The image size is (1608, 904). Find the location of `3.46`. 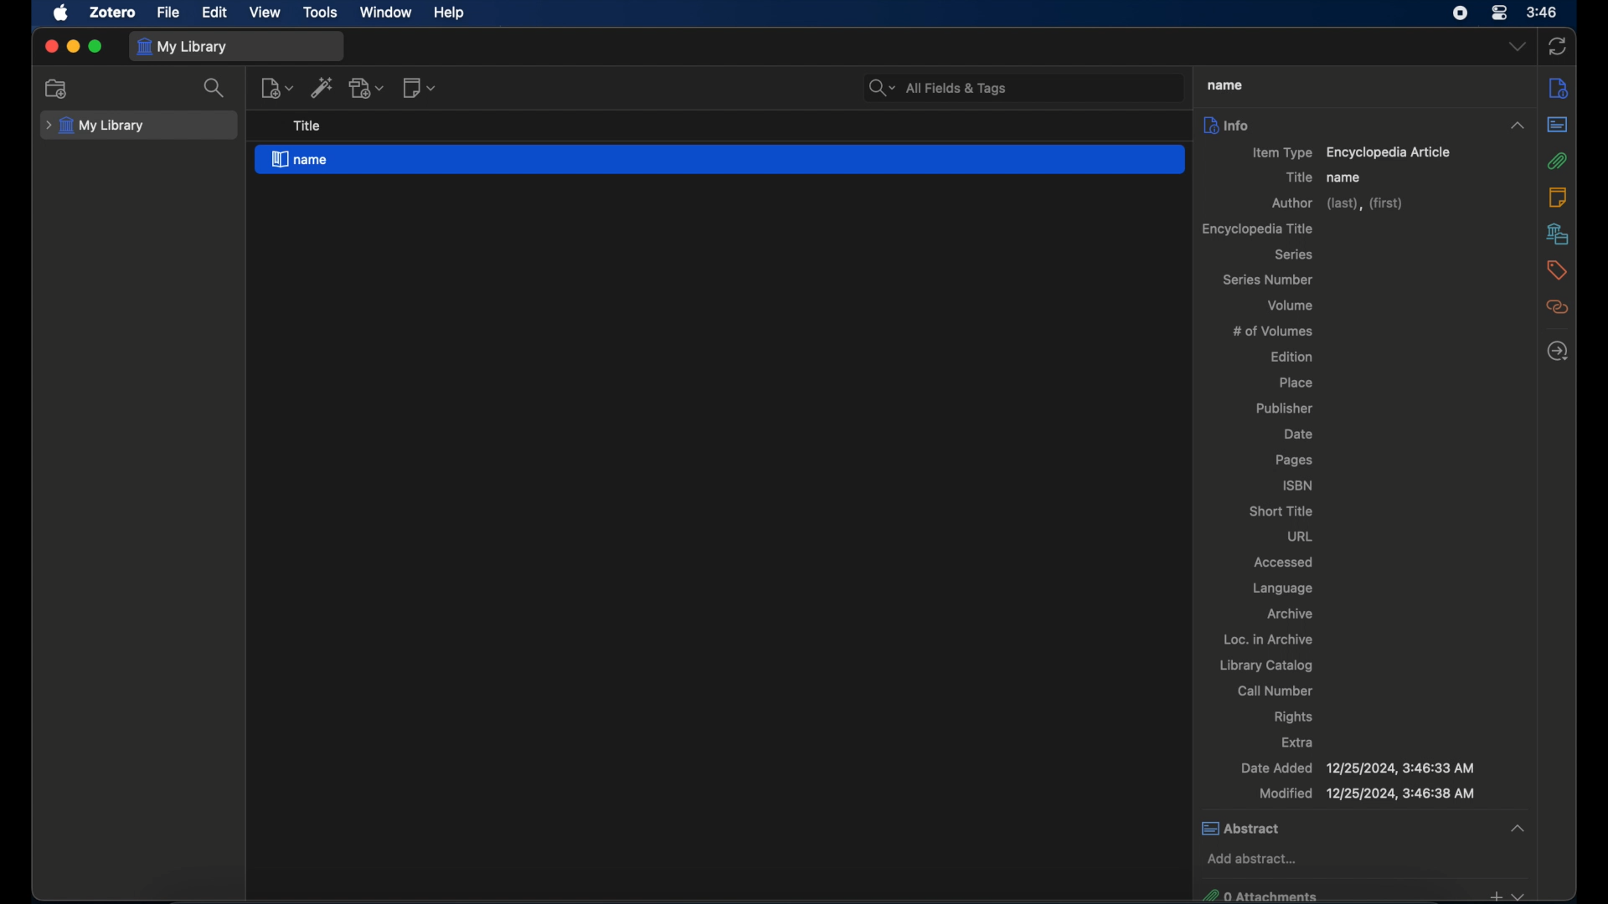

3.46 is located at coordinates (1543, 13).